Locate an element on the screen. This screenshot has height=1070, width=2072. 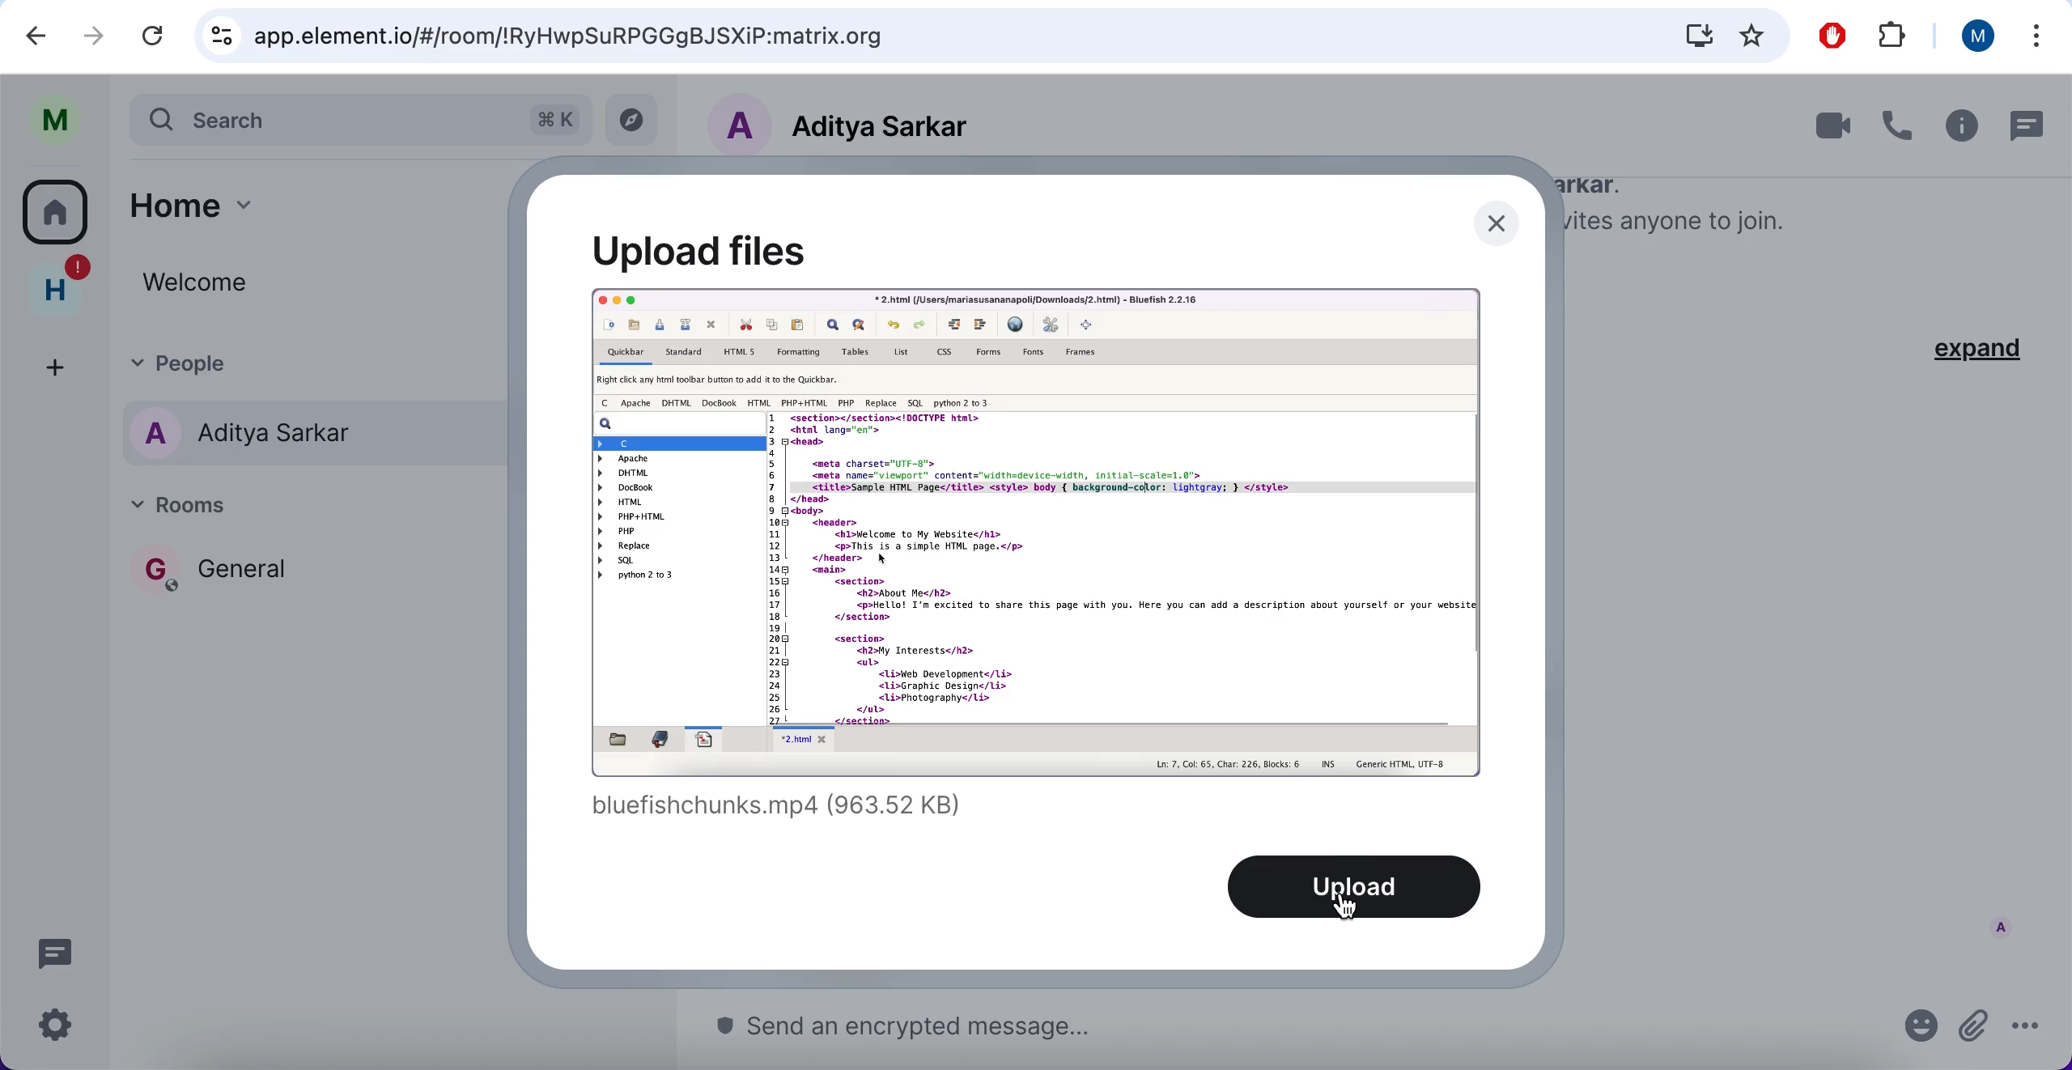
chat is located at coordinates (61, 955).